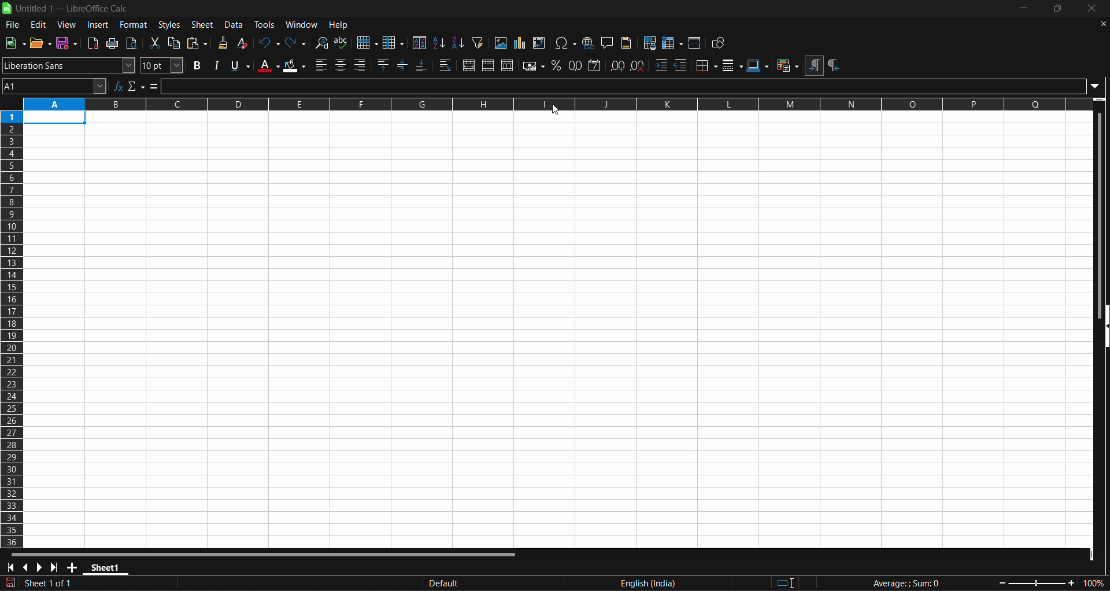  What do you see at coordinates (1094, 8) in the screenshot?
I see `close` at bounding box center [1094, 8].